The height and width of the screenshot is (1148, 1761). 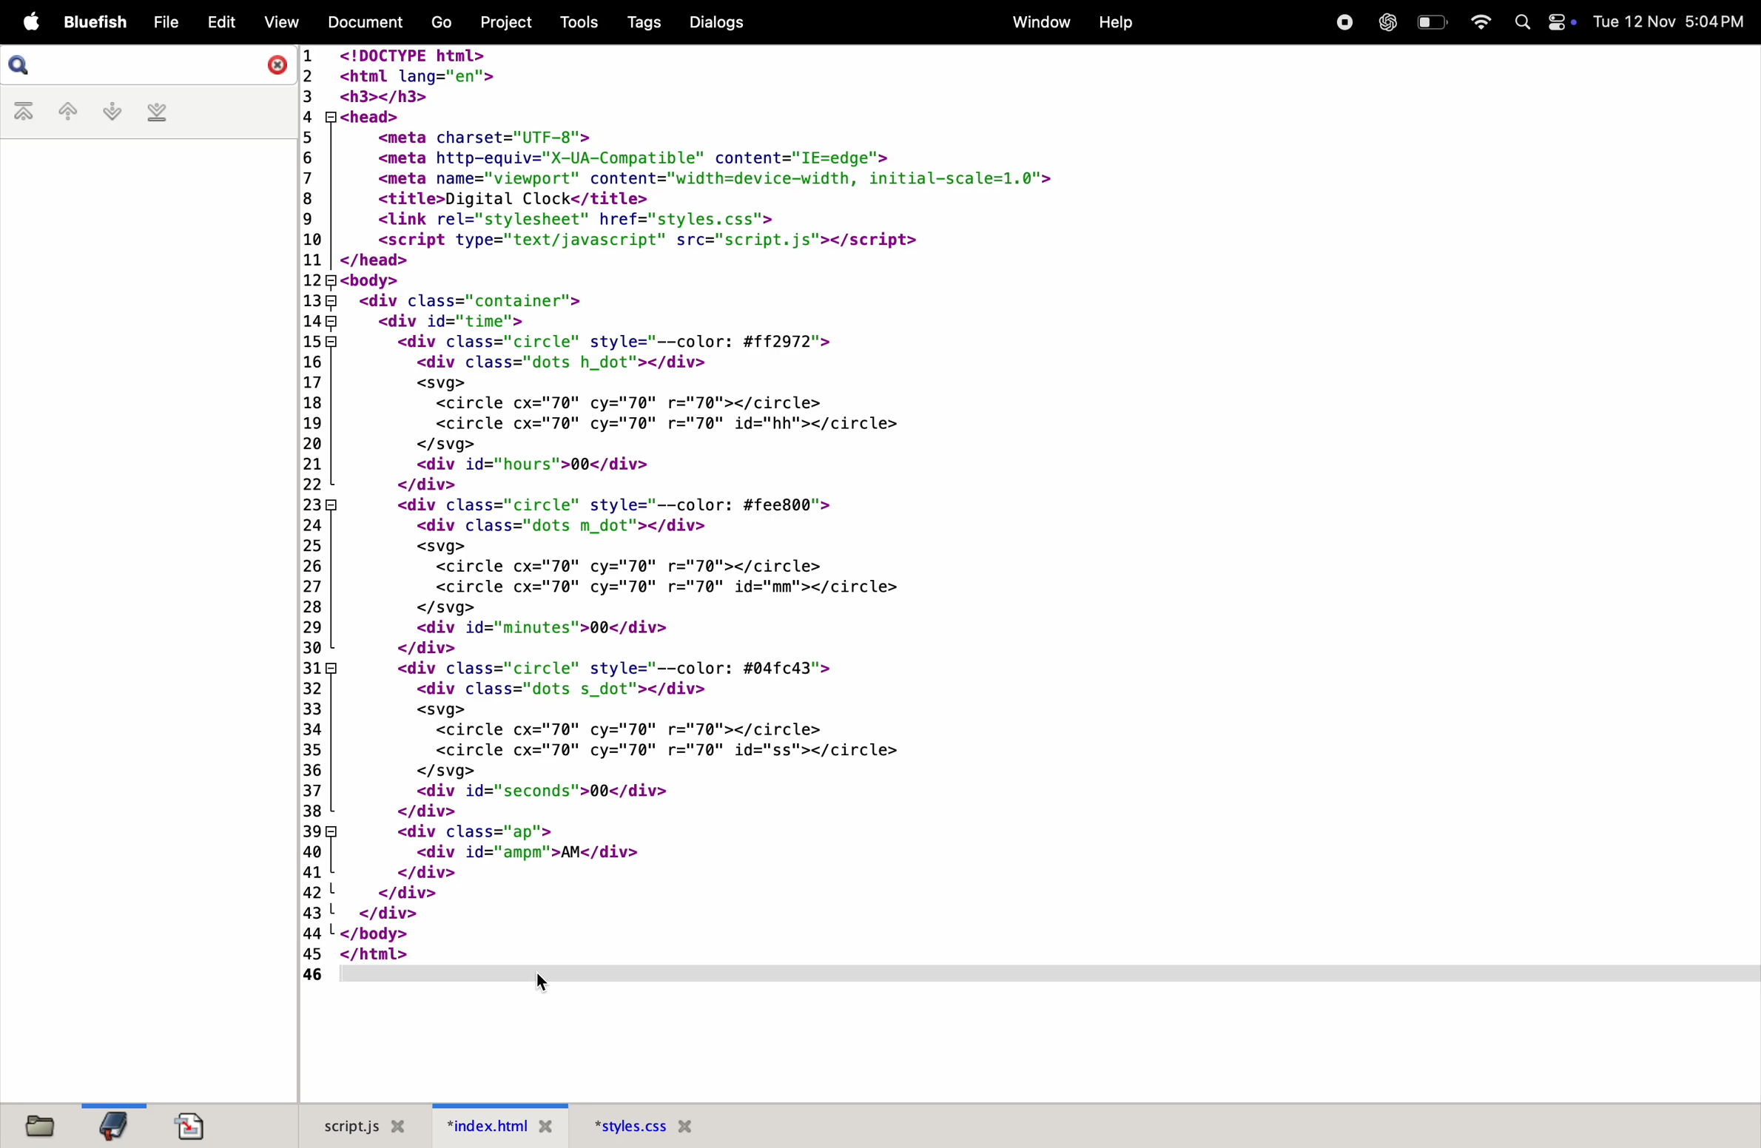 I want to click on previous bookmark, so click(x=65, y=109).